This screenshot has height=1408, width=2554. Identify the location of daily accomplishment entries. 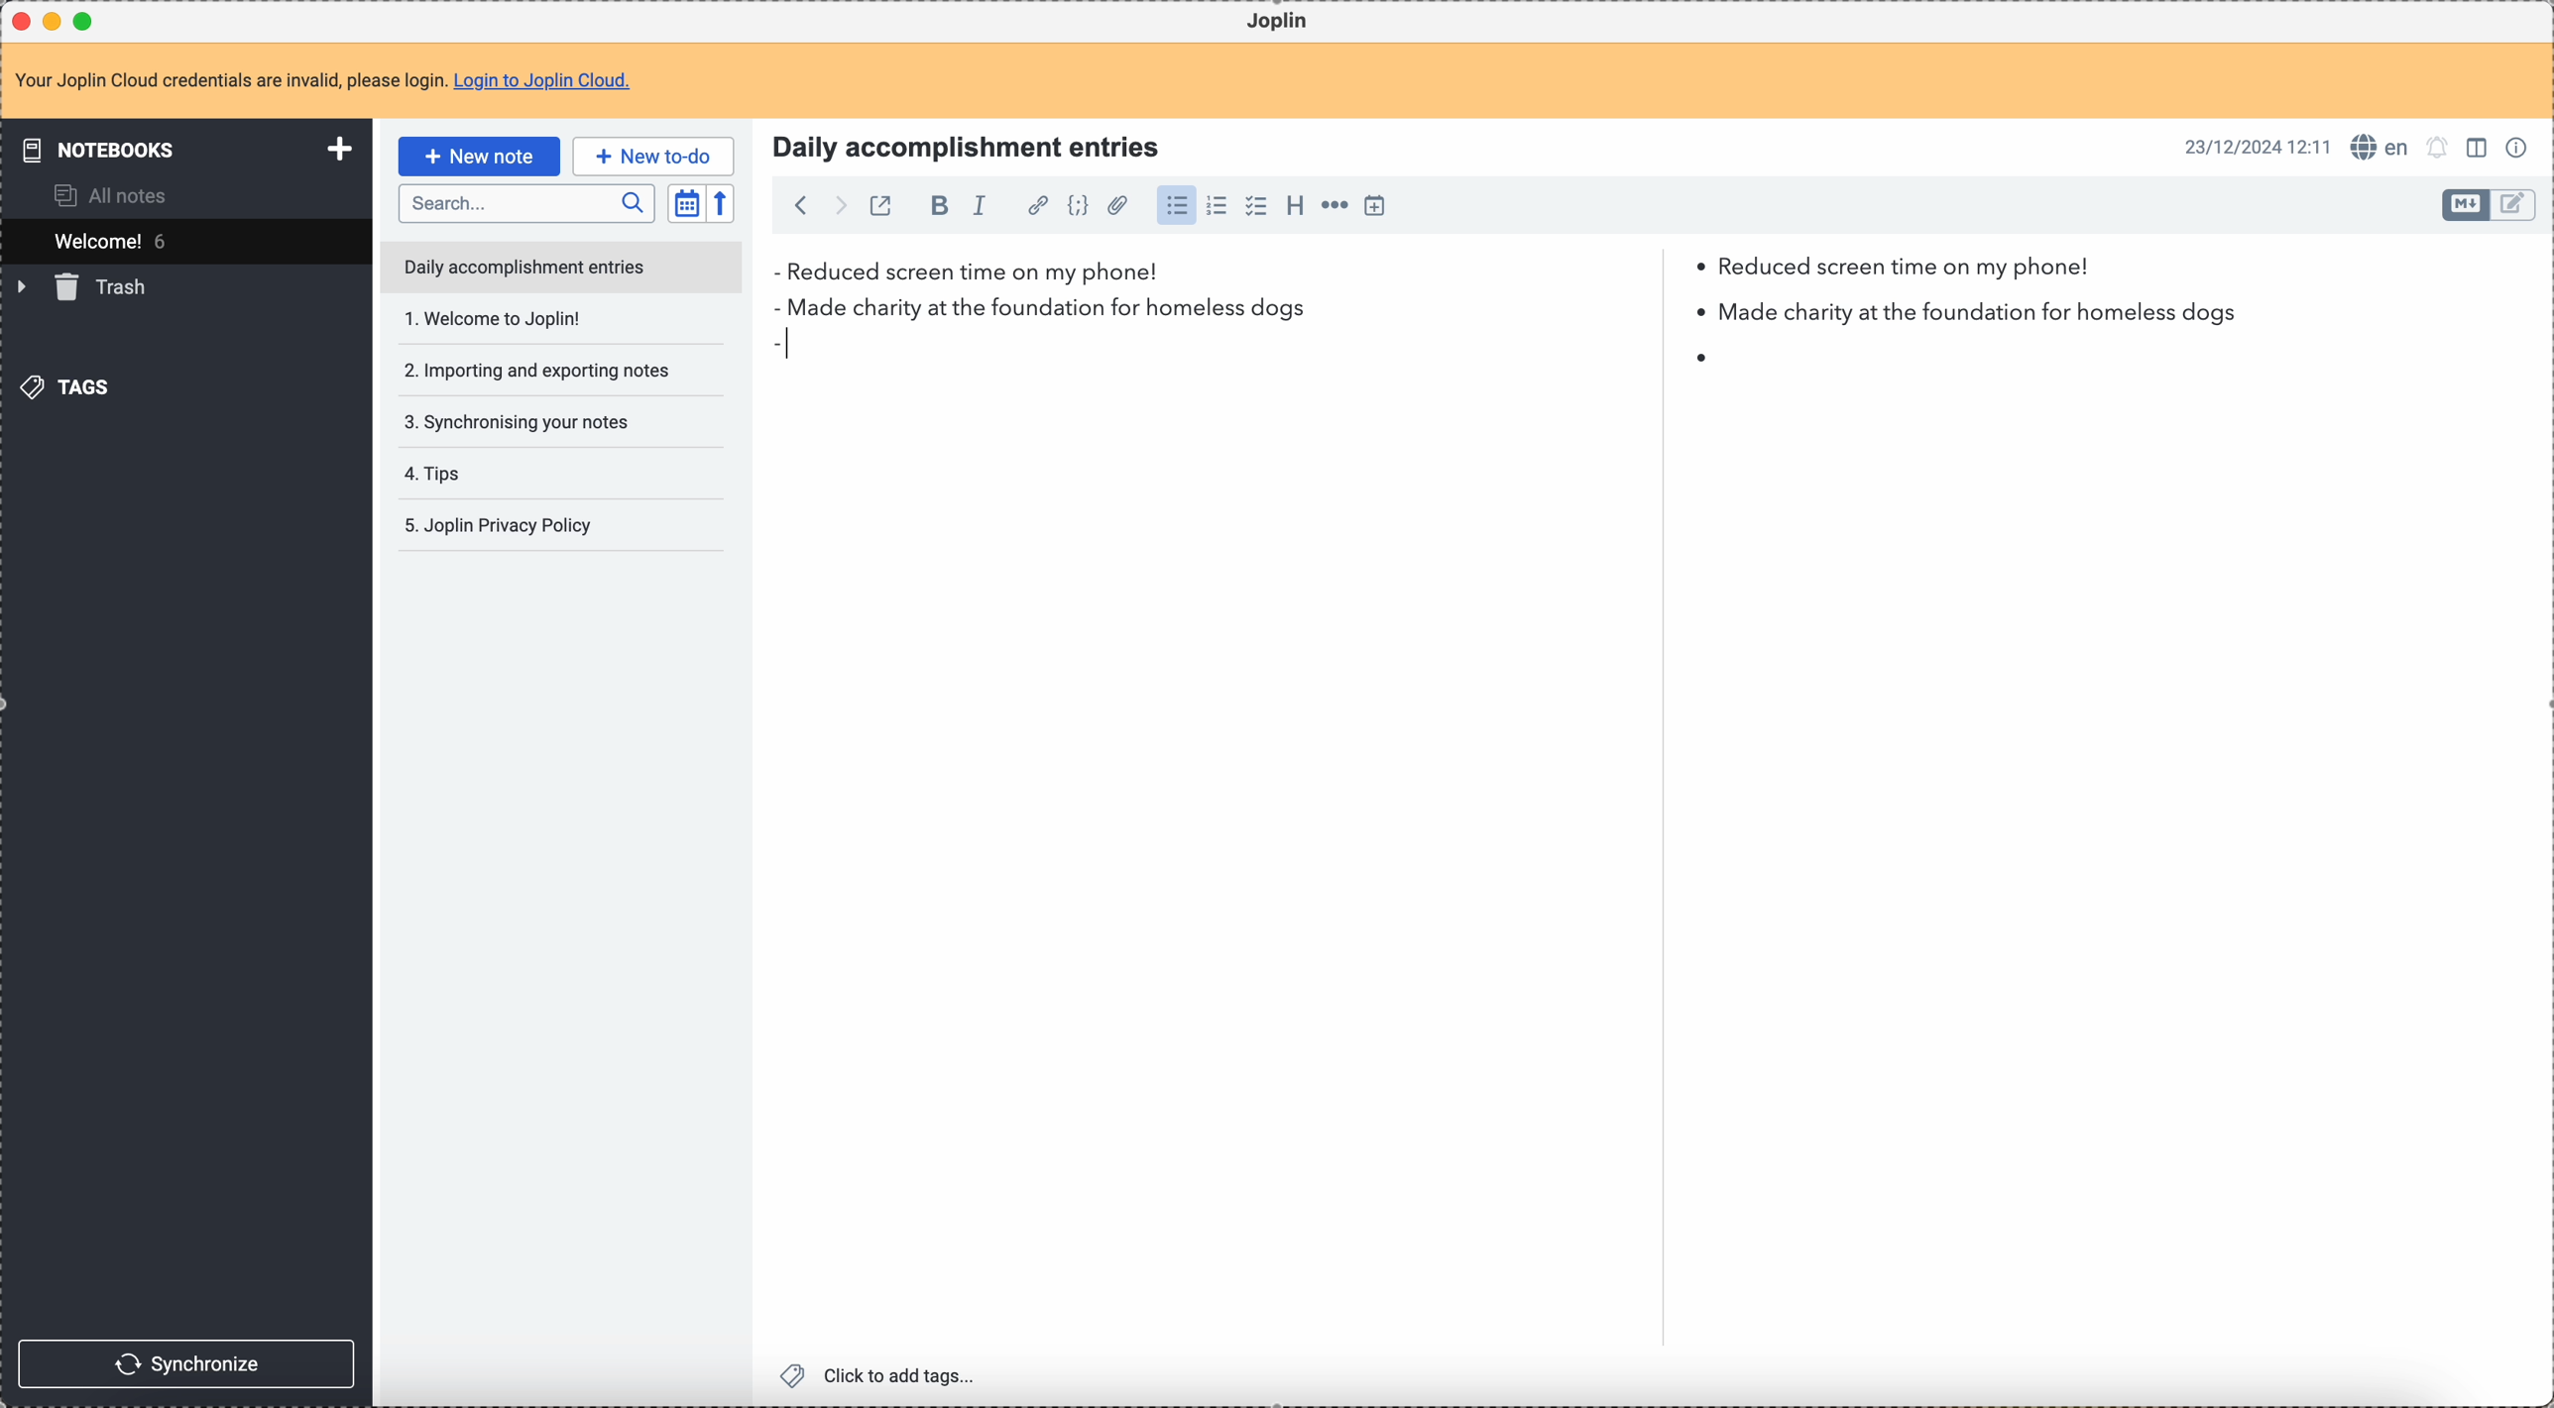
(522, 265).